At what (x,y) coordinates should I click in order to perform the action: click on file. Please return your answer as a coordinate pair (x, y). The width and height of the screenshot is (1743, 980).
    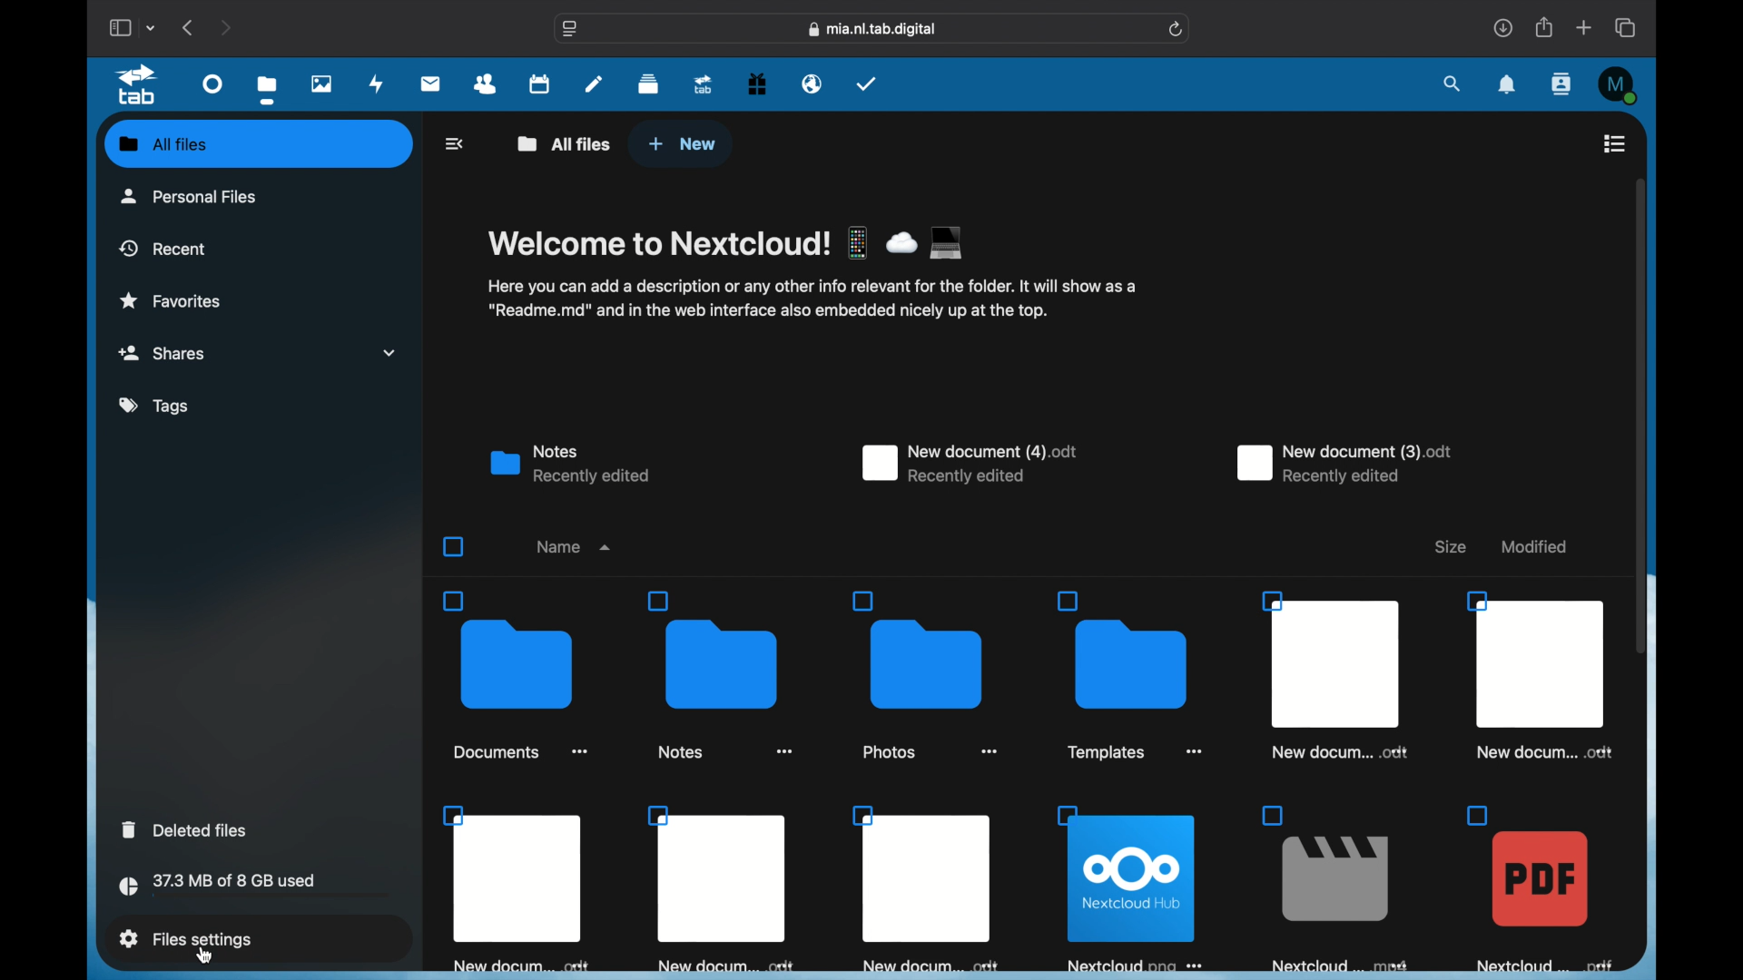
    Looking at the image, I should click on (1334, 887).